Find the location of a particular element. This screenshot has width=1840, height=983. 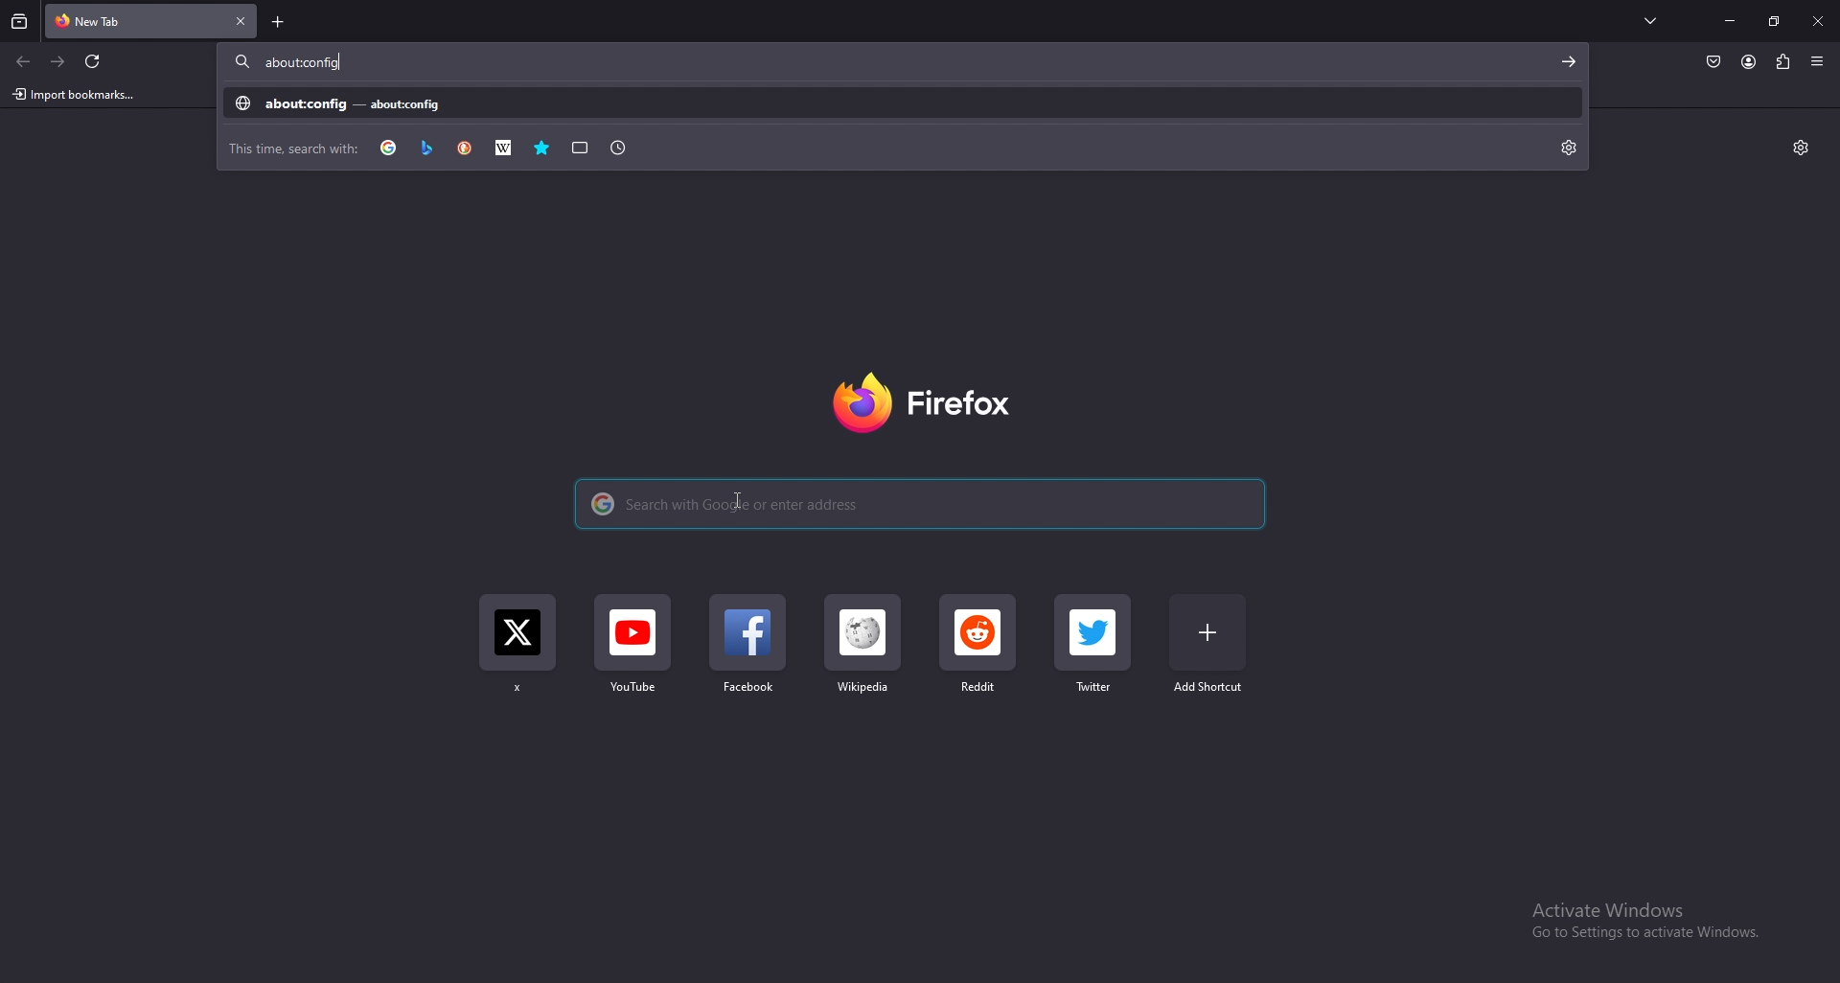

twitter is located at coordinates (1095, 648).